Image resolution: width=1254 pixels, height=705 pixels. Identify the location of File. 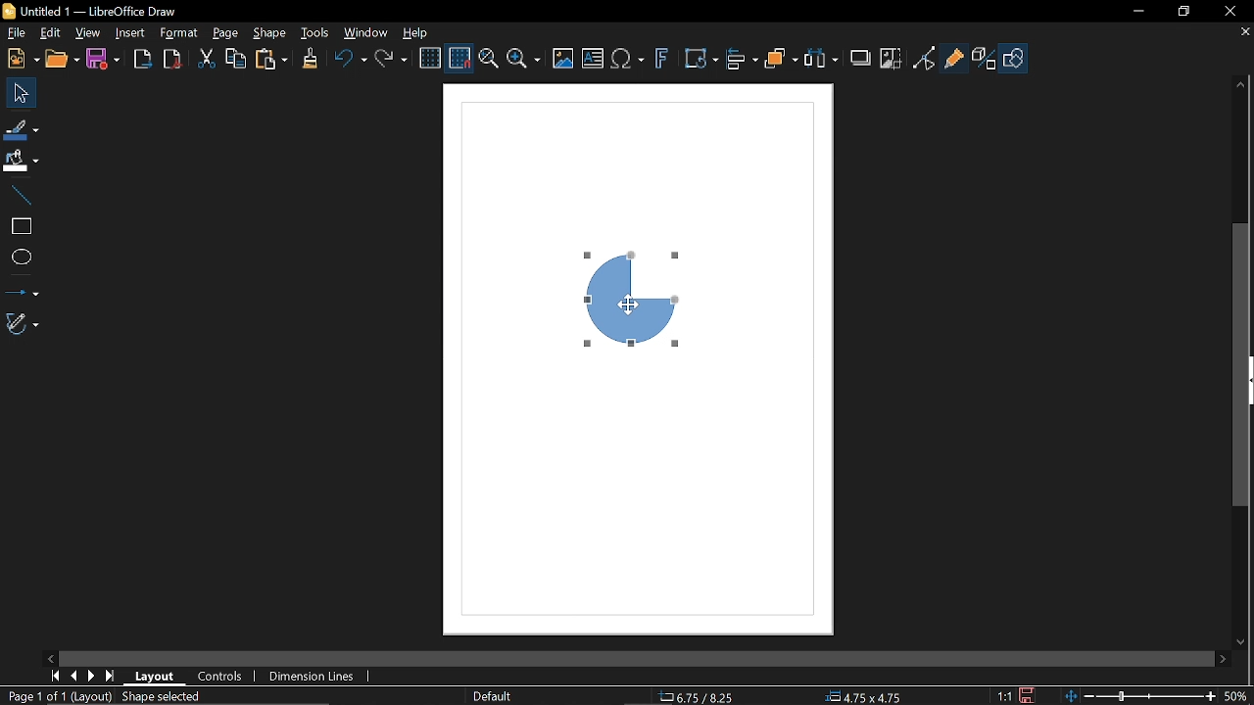
(14, 32).